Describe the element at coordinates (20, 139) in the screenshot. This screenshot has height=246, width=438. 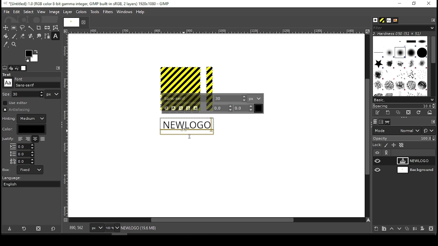
I see `justify left` at that location.